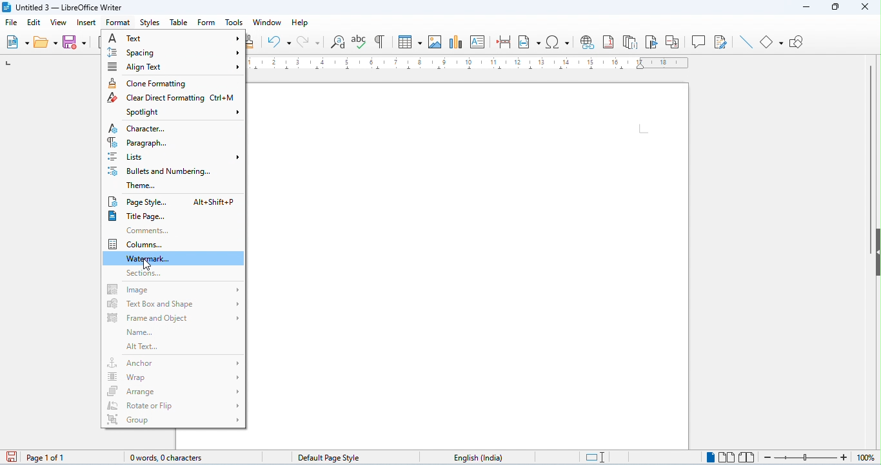 This screenshot has height=465, width=881. Describe the element at coordinates (34, 23) in the screenshot. I see `edit` at that location.